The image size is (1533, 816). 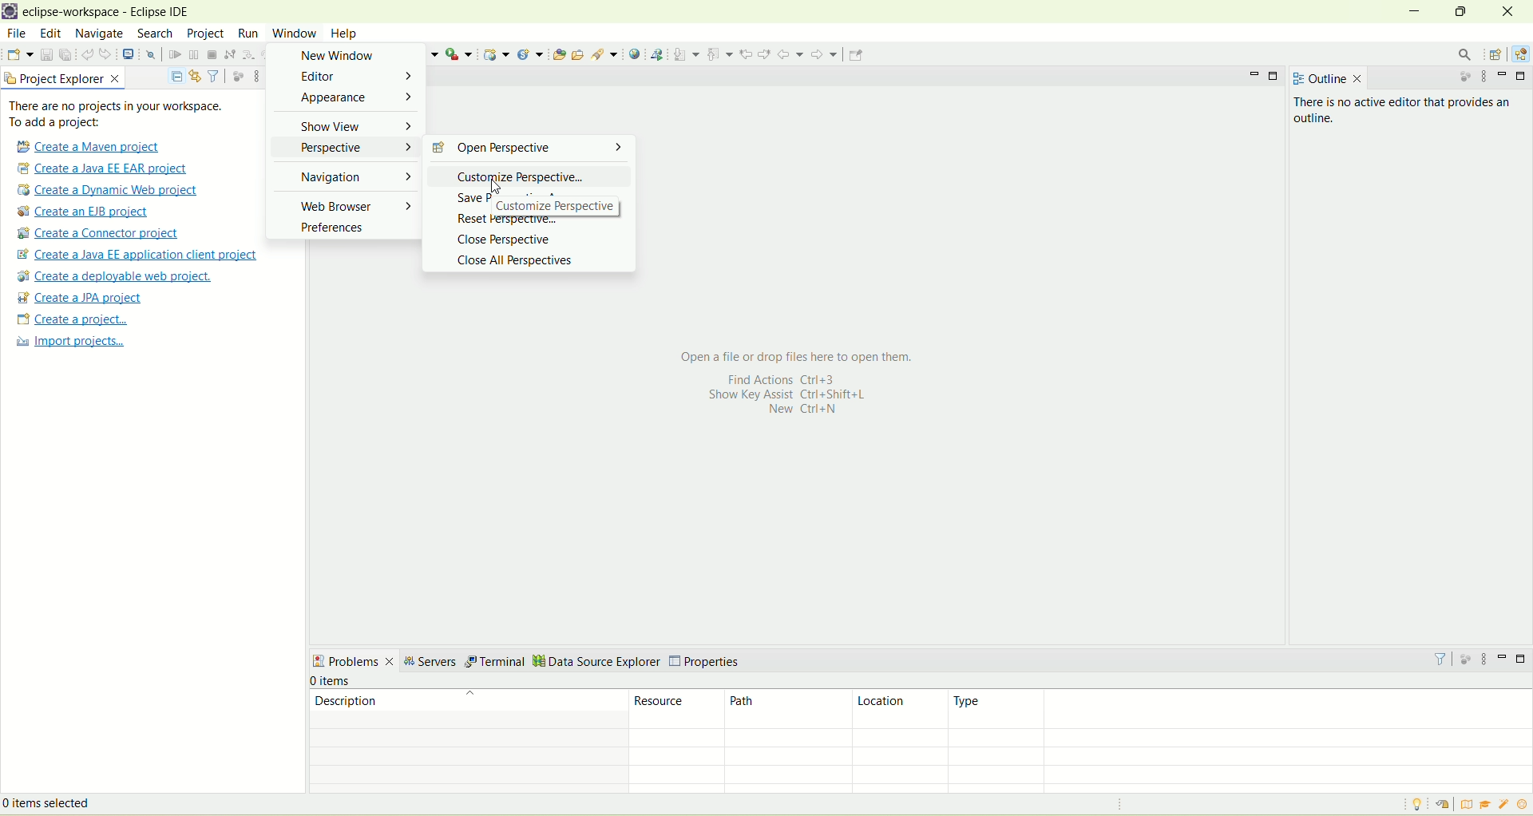 I want to click on close, so click(x=1505, y=10).